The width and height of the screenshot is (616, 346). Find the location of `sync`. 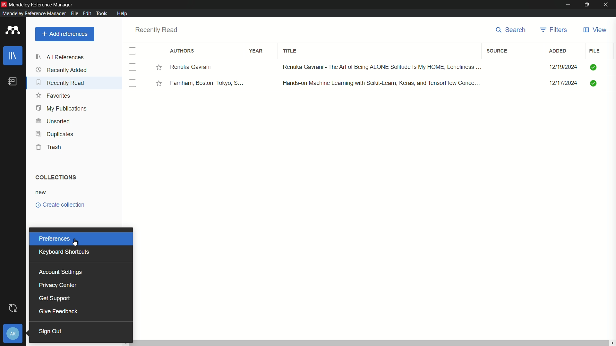

sync is located at coordinates (14, 309).